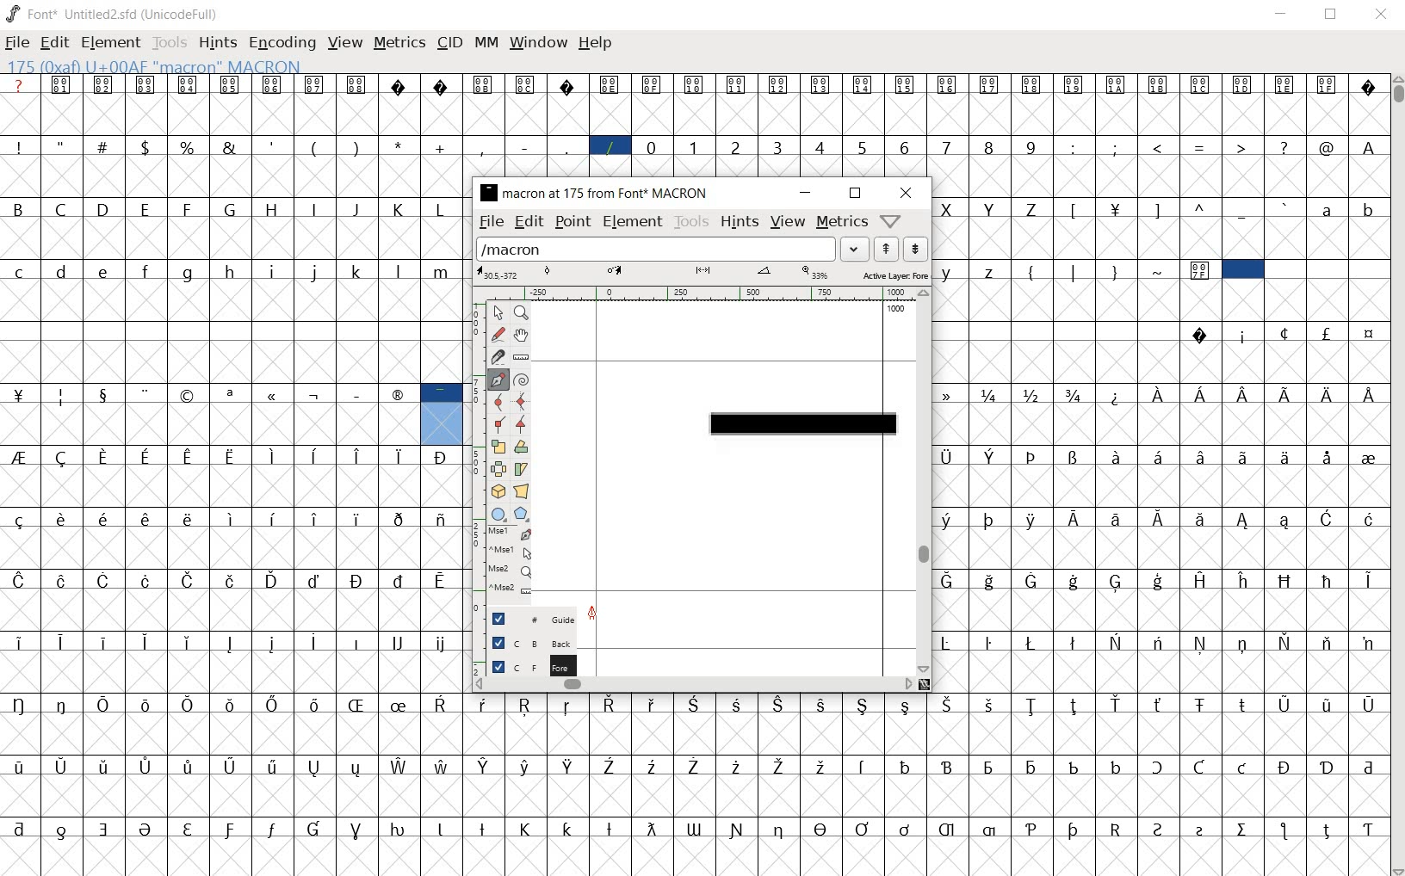  Describe the element at coordinates (610, 827) in the screenshot. I see `Symbol` at that location.